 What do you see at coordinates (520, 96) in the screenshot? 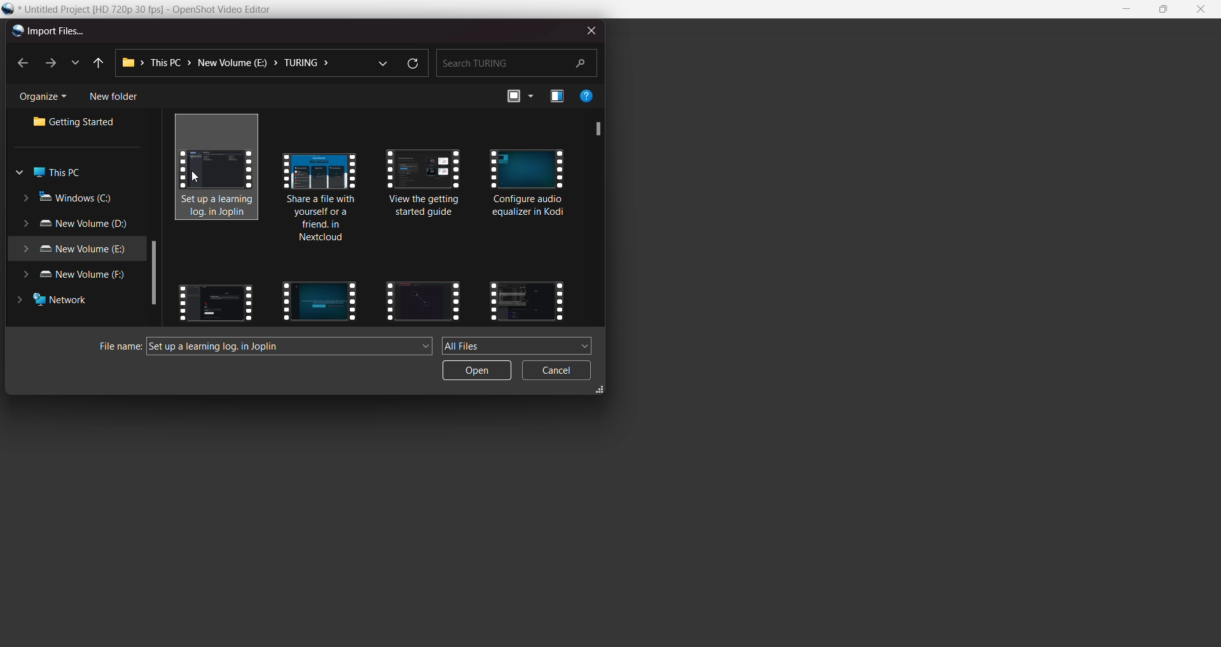
I see `view` at bounding box center [520, 96].